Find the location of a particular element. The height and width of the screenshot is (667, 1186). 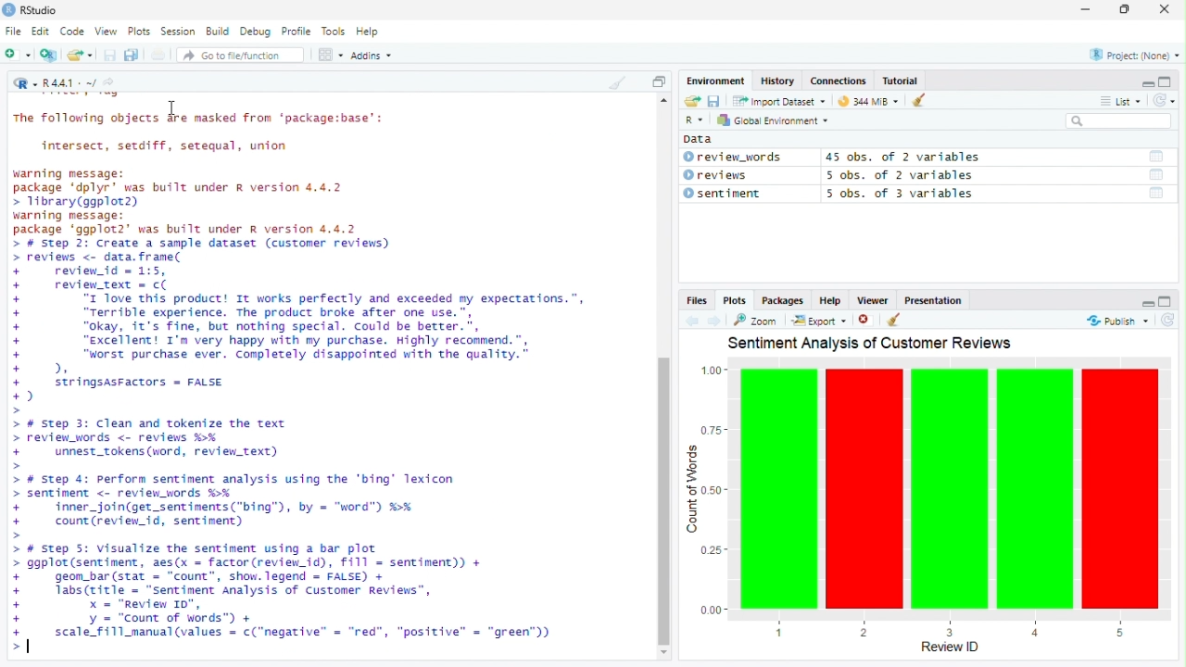

Clean is located at coordinates (616, 82).